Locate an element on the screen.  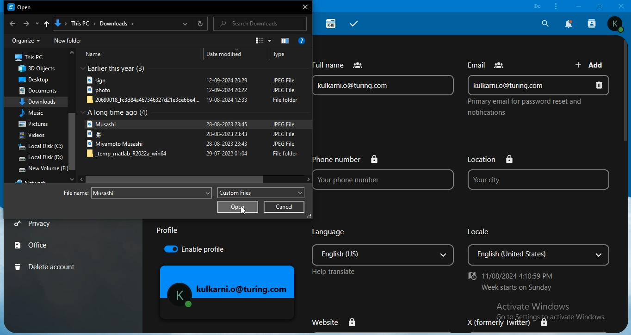
email is located at coordinates (539, 84).